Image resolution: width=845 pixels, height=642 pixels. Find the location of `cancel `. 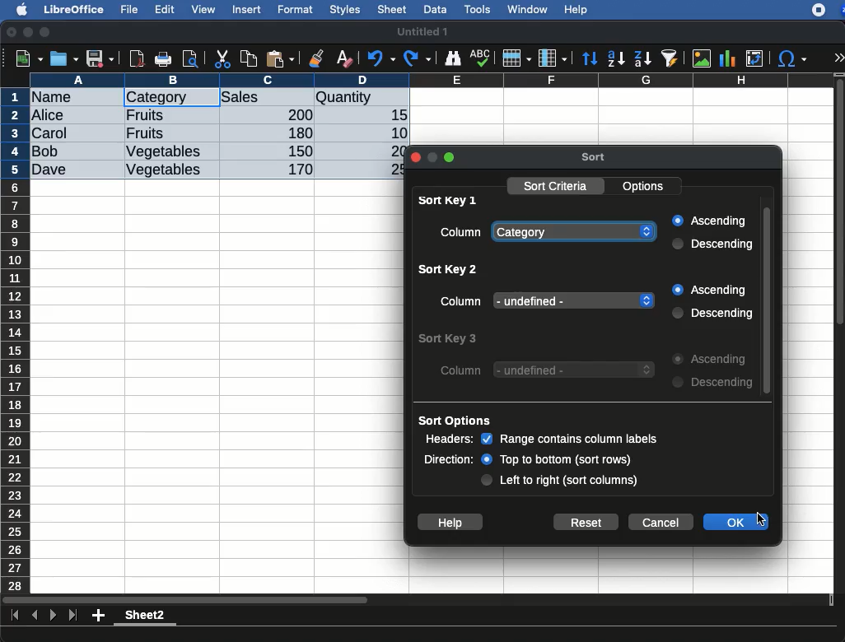

cancel  is located at coordinates (660, 522).